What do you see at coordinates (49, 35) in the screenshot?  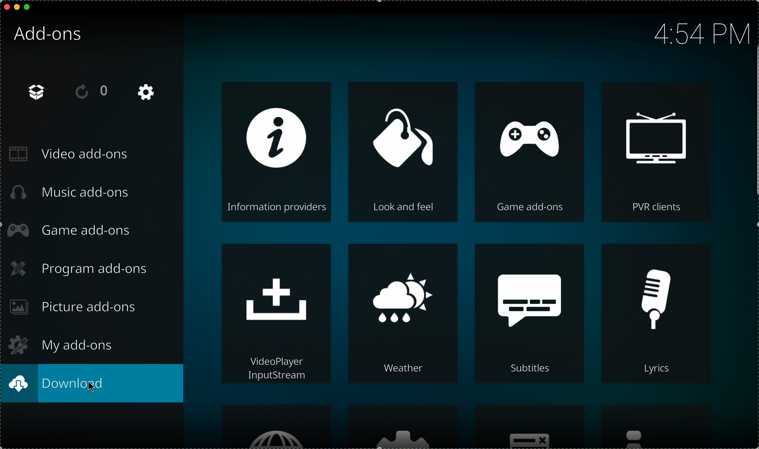 I see `add-ons` at bounding box center [49, 35].